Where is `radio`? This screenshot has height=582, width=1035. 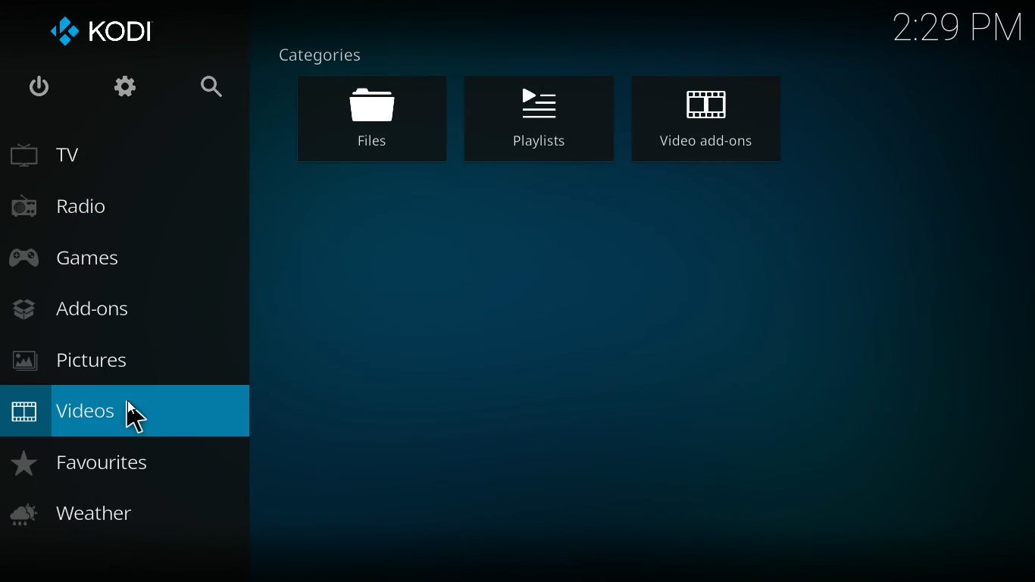
radio is located at coordinates (118, 208).